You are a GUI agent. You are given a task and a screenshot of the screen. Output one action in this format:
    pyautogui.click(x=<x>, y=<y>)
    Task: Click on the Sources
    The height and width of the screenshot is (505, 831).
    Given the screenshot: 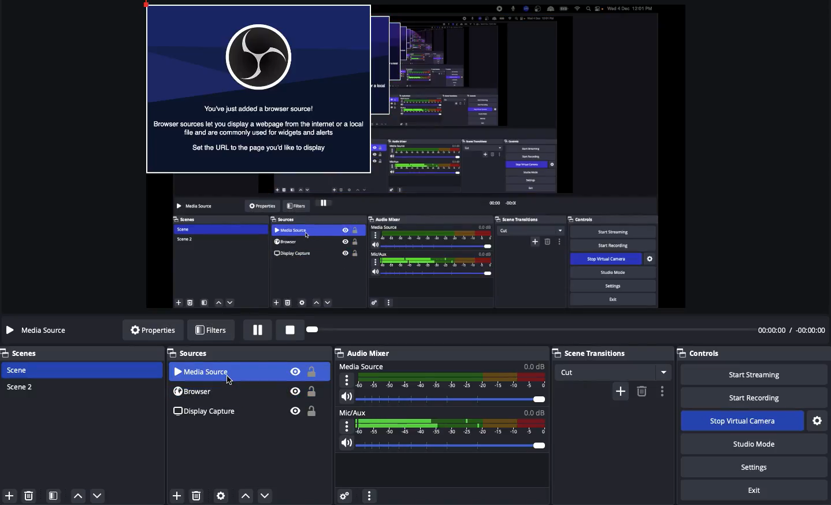 What is the action you would take?
    pyautogui.click(x=191, y=353)
    